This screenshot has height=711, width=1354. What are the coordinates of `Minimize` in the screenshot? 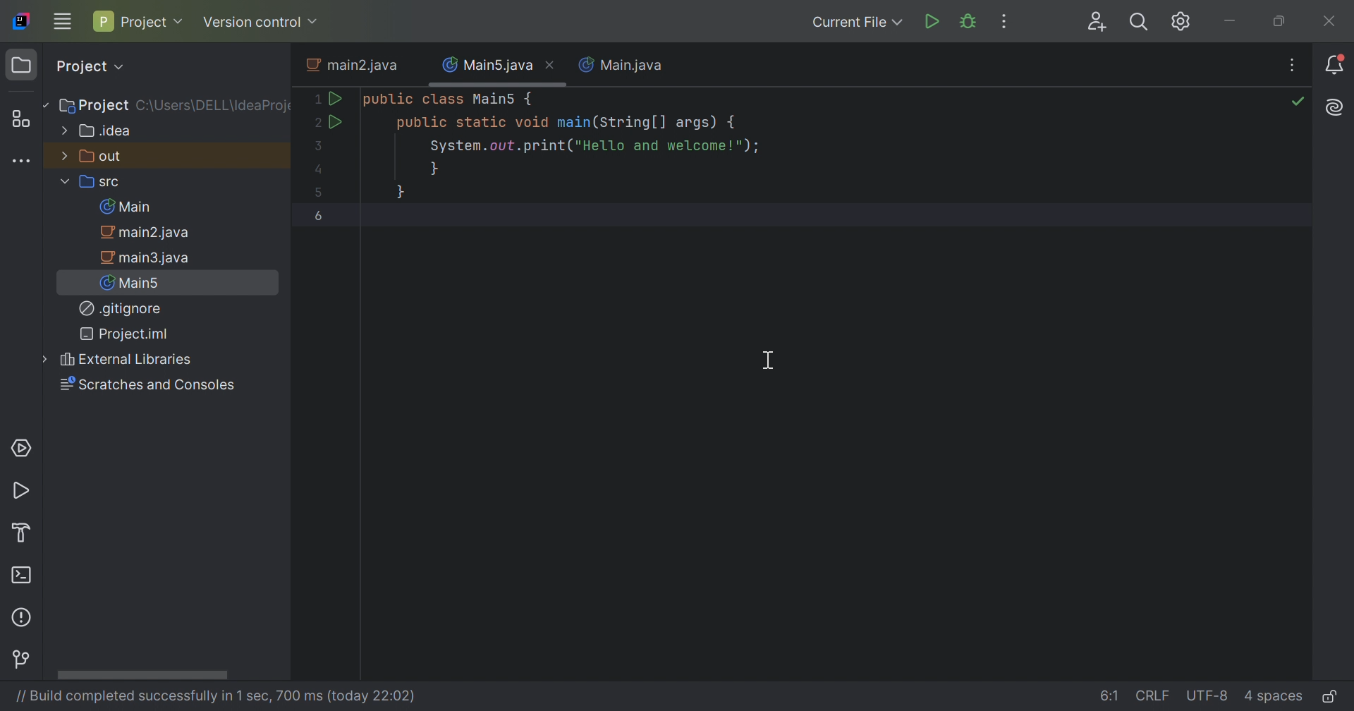 It's located at (1232, 23).